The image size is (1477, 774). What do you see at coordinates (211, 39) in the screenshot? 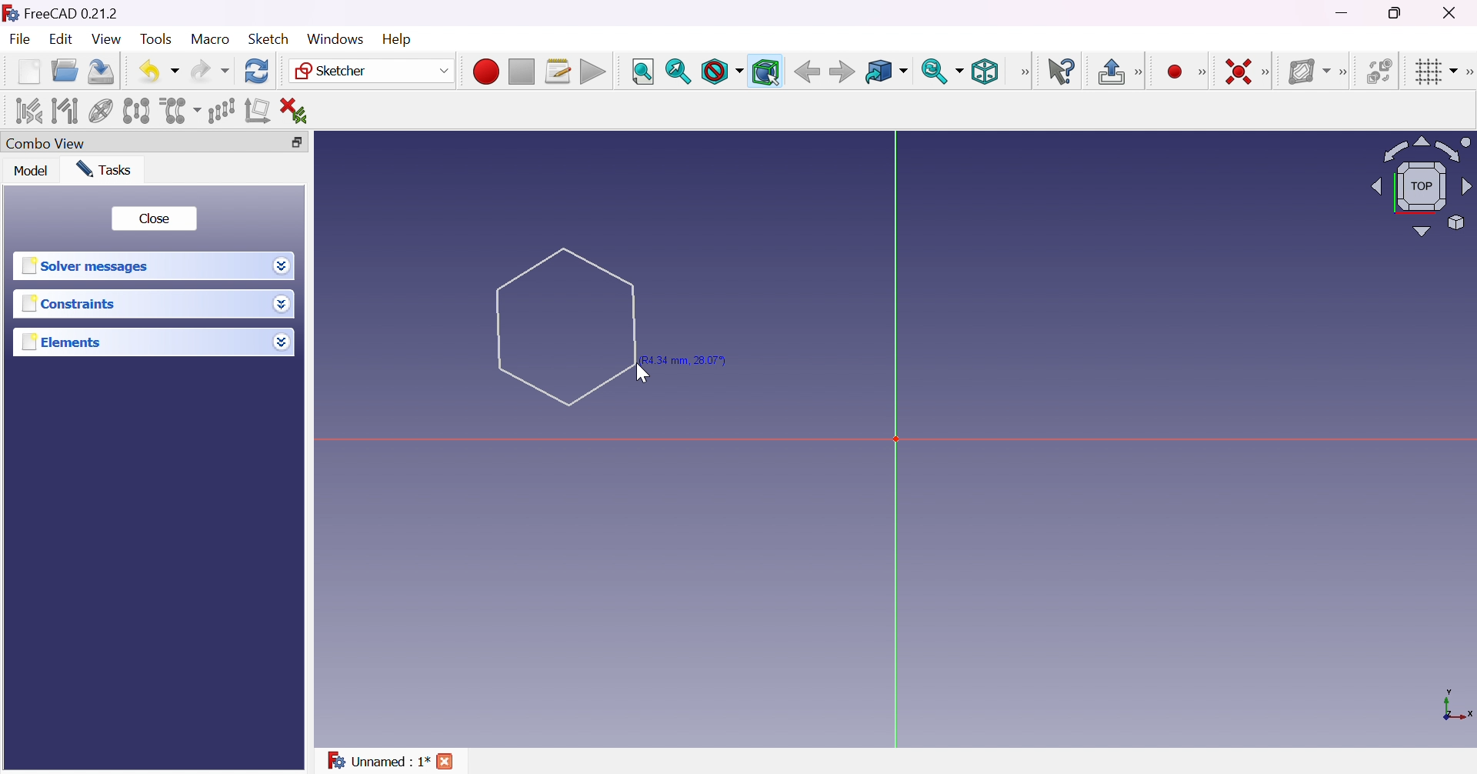
I see `Macro` at bounding box center [211, 39].